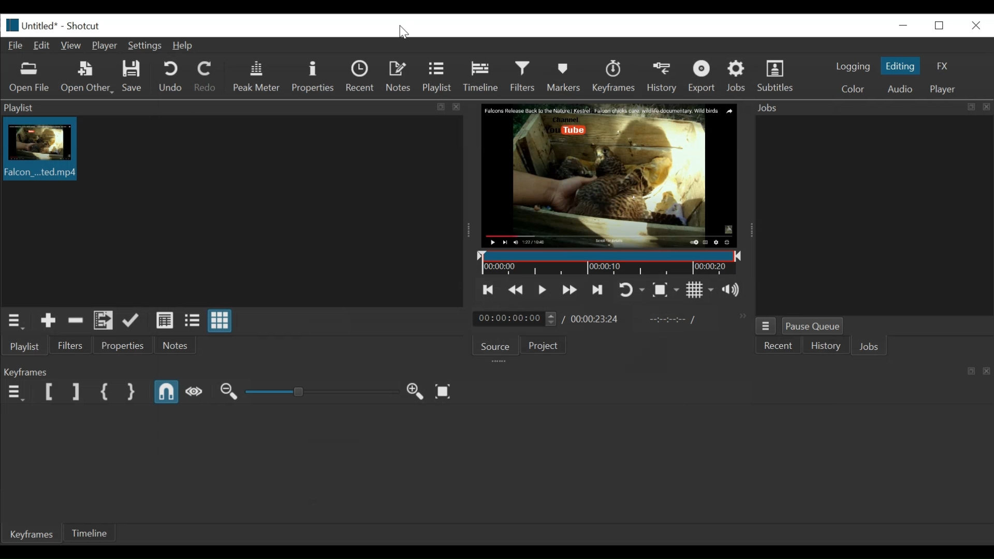  I want to click on Source, so click(493, 345).